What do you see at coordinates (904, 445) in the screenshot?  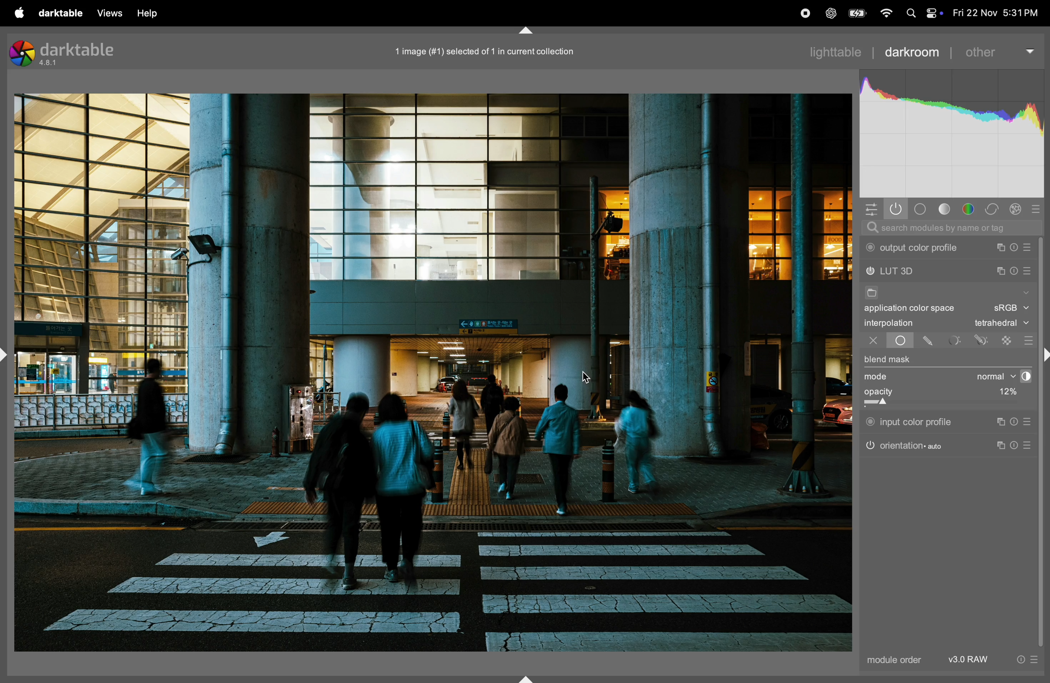 I see `orientation` at bounding box center [904, 445].